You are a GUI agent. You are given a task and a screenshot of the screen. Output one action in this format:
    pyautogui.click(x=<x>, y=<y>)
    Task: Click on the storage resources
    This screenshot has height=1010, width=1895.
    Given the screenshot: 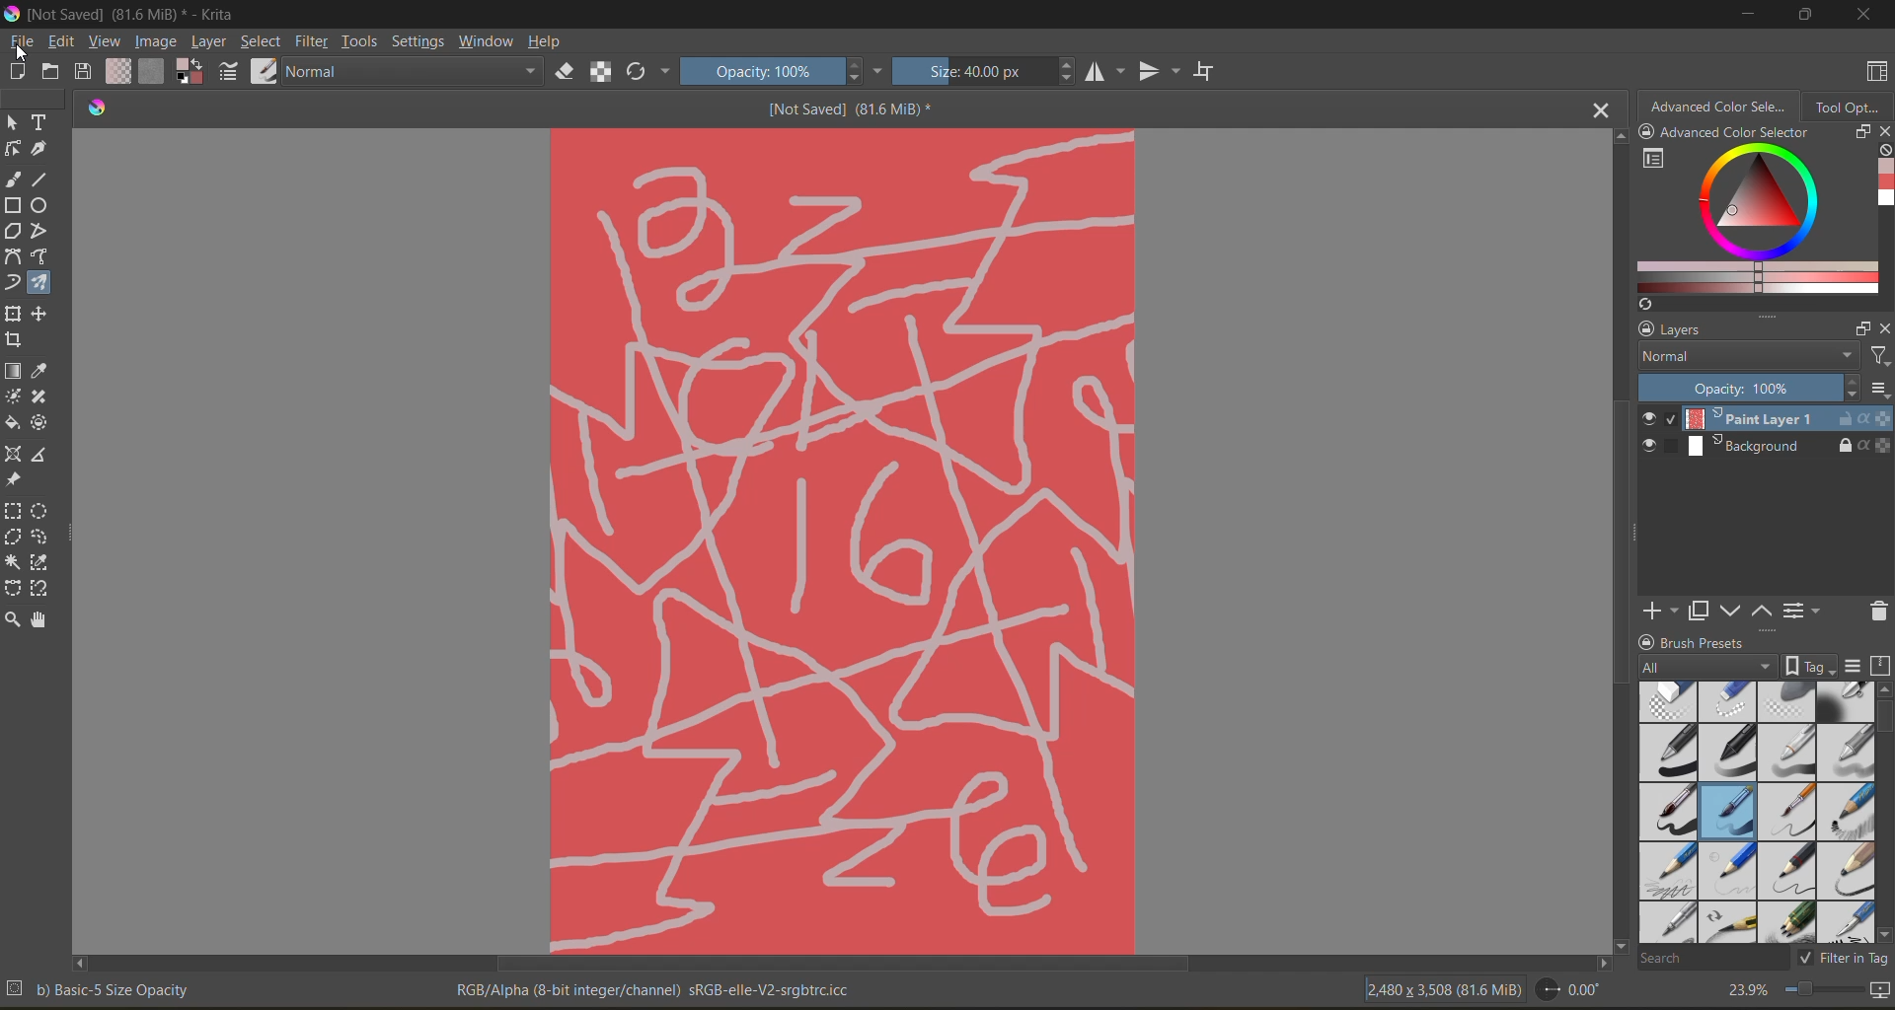 What is the action you would take?
    pyautogui.click(x=1883, y=667)
    